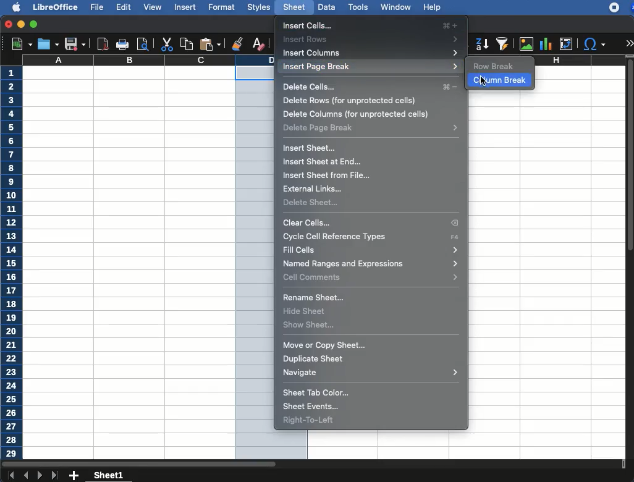 The height and width of the screenshot is (482, 634). What do you see at coordinates (614, 7) in the screenshot?
I see `recording - extension` at bounding box center [614, 7].